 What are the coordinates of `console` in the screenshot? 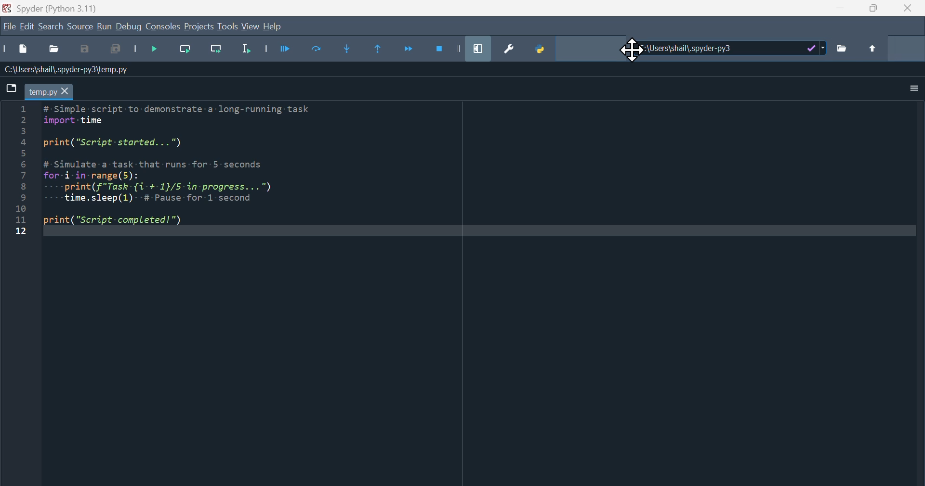 It's located at (164, 26).